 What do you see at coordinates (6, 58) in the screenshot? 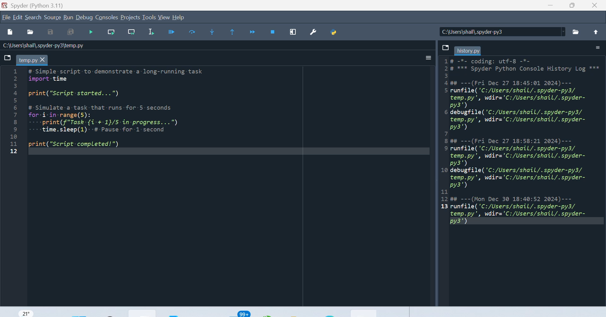
I see `files` at bounding box center [6, 58].